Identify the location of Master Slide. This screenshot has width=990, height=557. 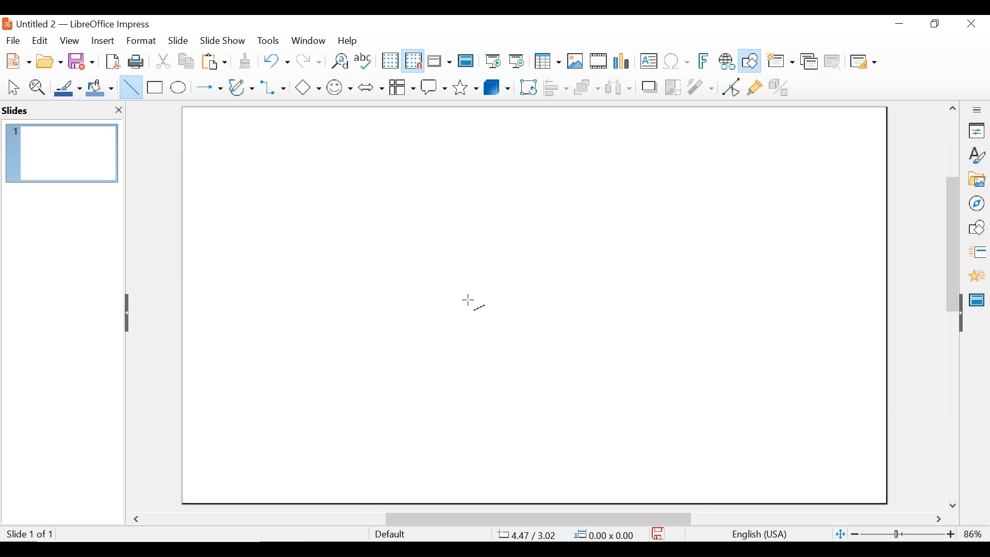
(979, 299).